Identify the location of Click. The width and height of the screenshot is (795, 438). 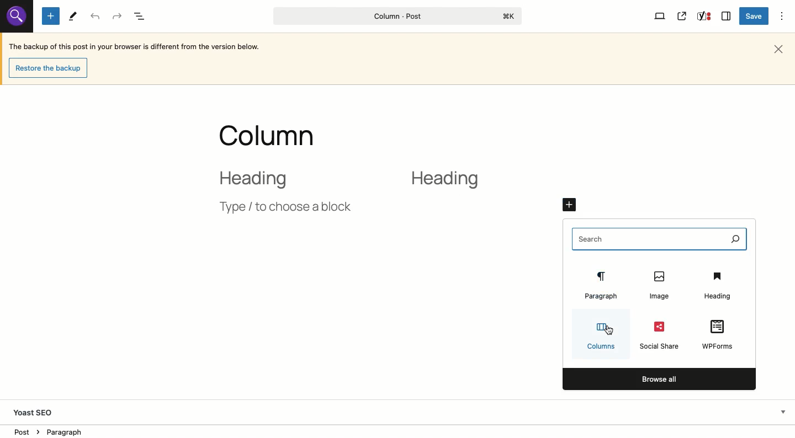
(569, 205).